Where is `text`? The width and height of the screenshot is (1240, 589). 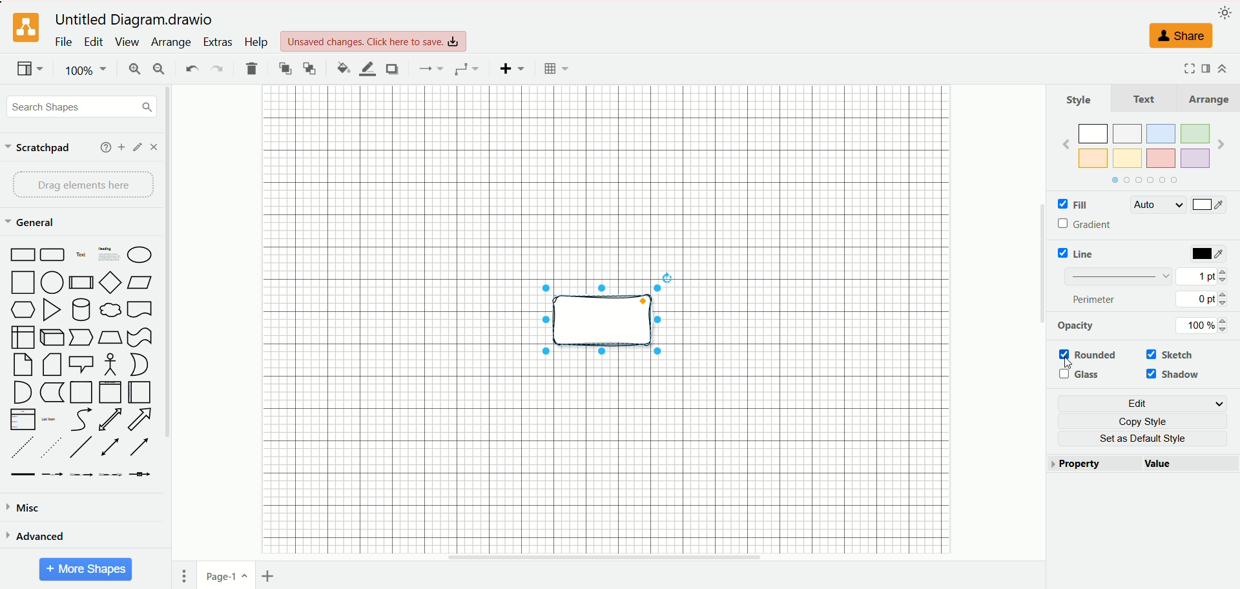 text is located at coordinates (1144, 98).